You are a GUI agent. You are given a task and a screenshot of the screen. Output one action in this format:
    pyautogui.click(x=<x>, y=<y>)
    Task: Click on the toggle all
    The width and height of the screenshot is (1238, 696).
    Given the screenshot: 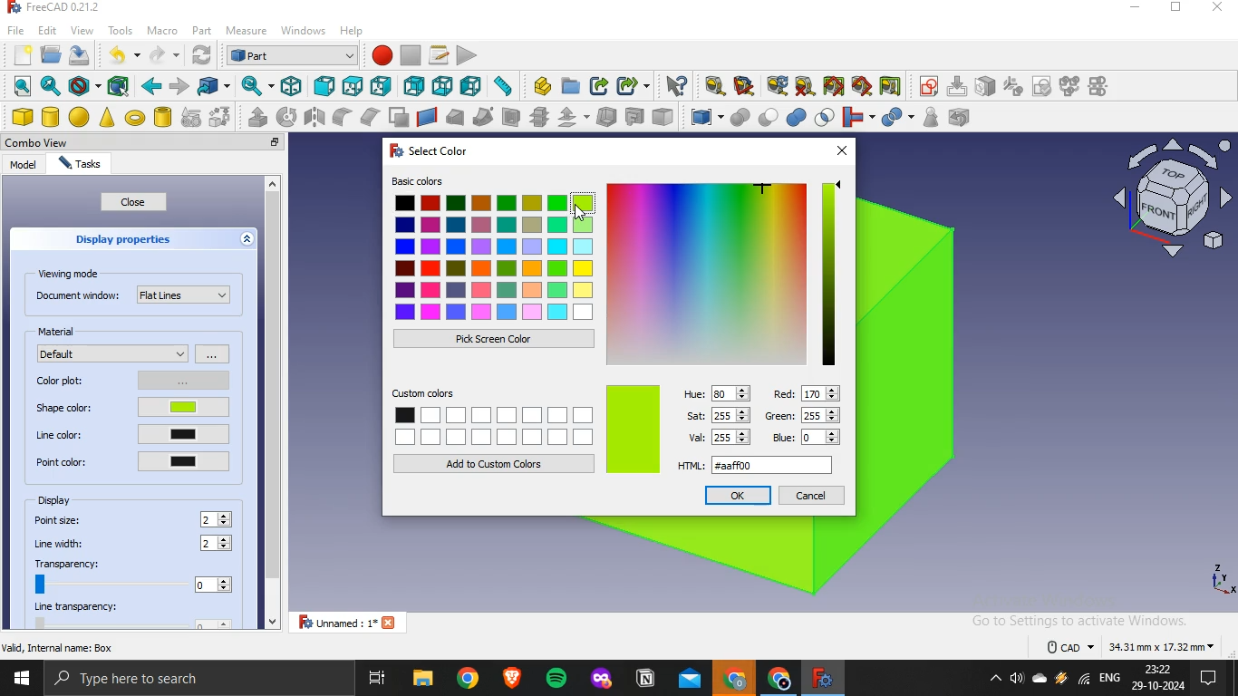 What is the action you would take?
    pyautogui.click(x=833, y=86)
    